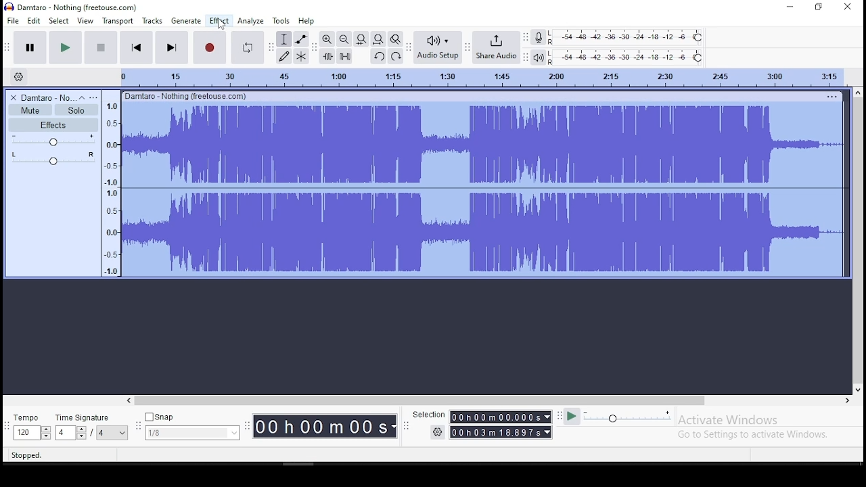  Describe the element at coordinates (833, 95) in the screenshot. I see `` at that location.